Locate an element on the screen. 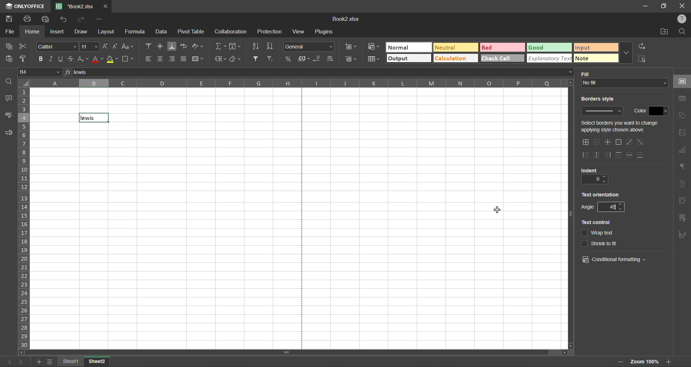 The width and height of the screenshot is (691, 367). outside borders only is located at coordinates (618, 142).